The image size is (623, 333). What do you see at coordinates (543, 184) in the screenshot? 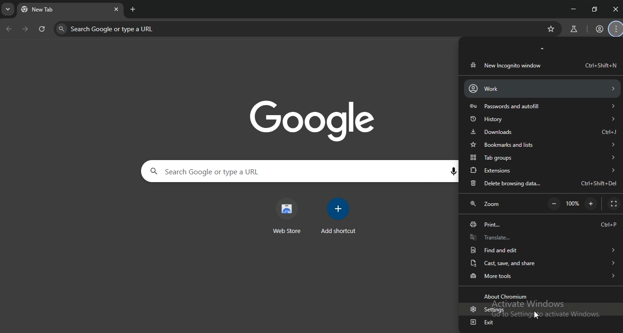
I see `delete browsing data` at bounding box center [543, 184].